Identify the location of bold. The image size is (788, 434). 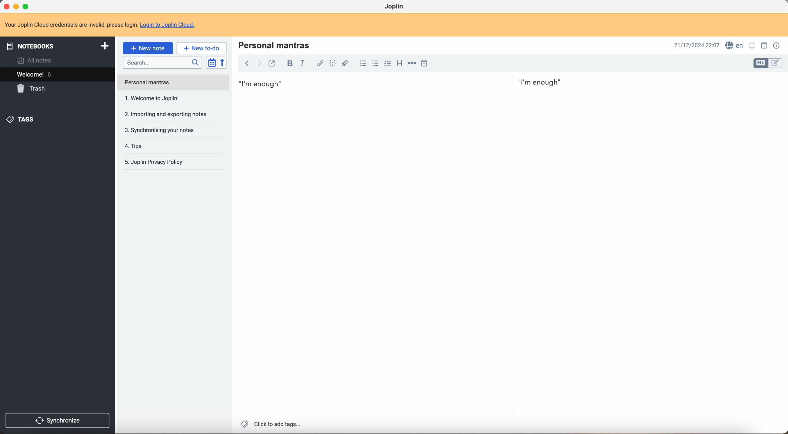
(291, 63).